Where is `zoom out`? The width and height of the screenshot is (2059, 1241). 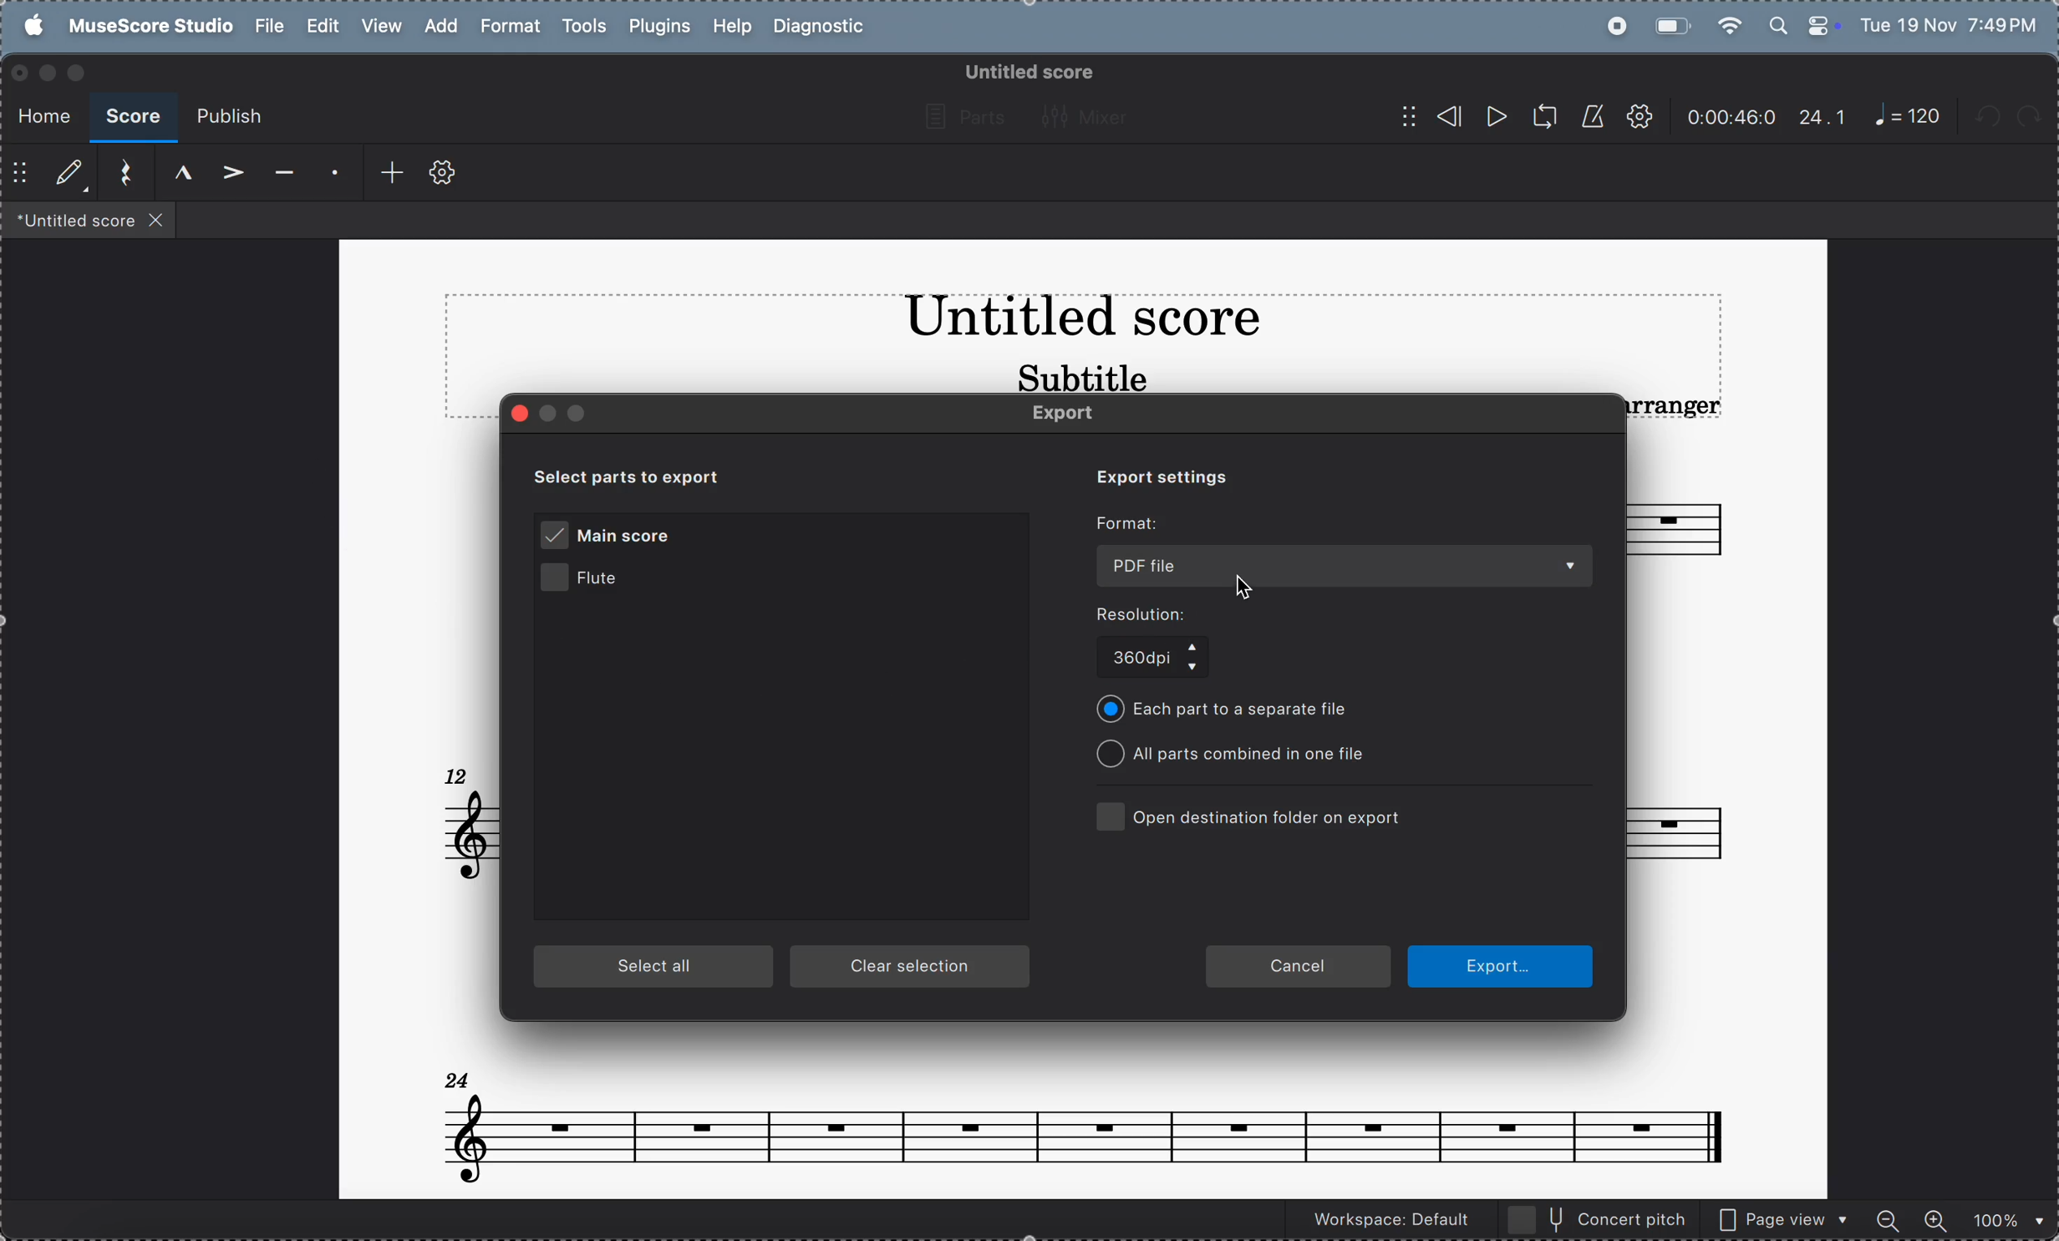 zoom out is located at coordinates (1890, 1217).